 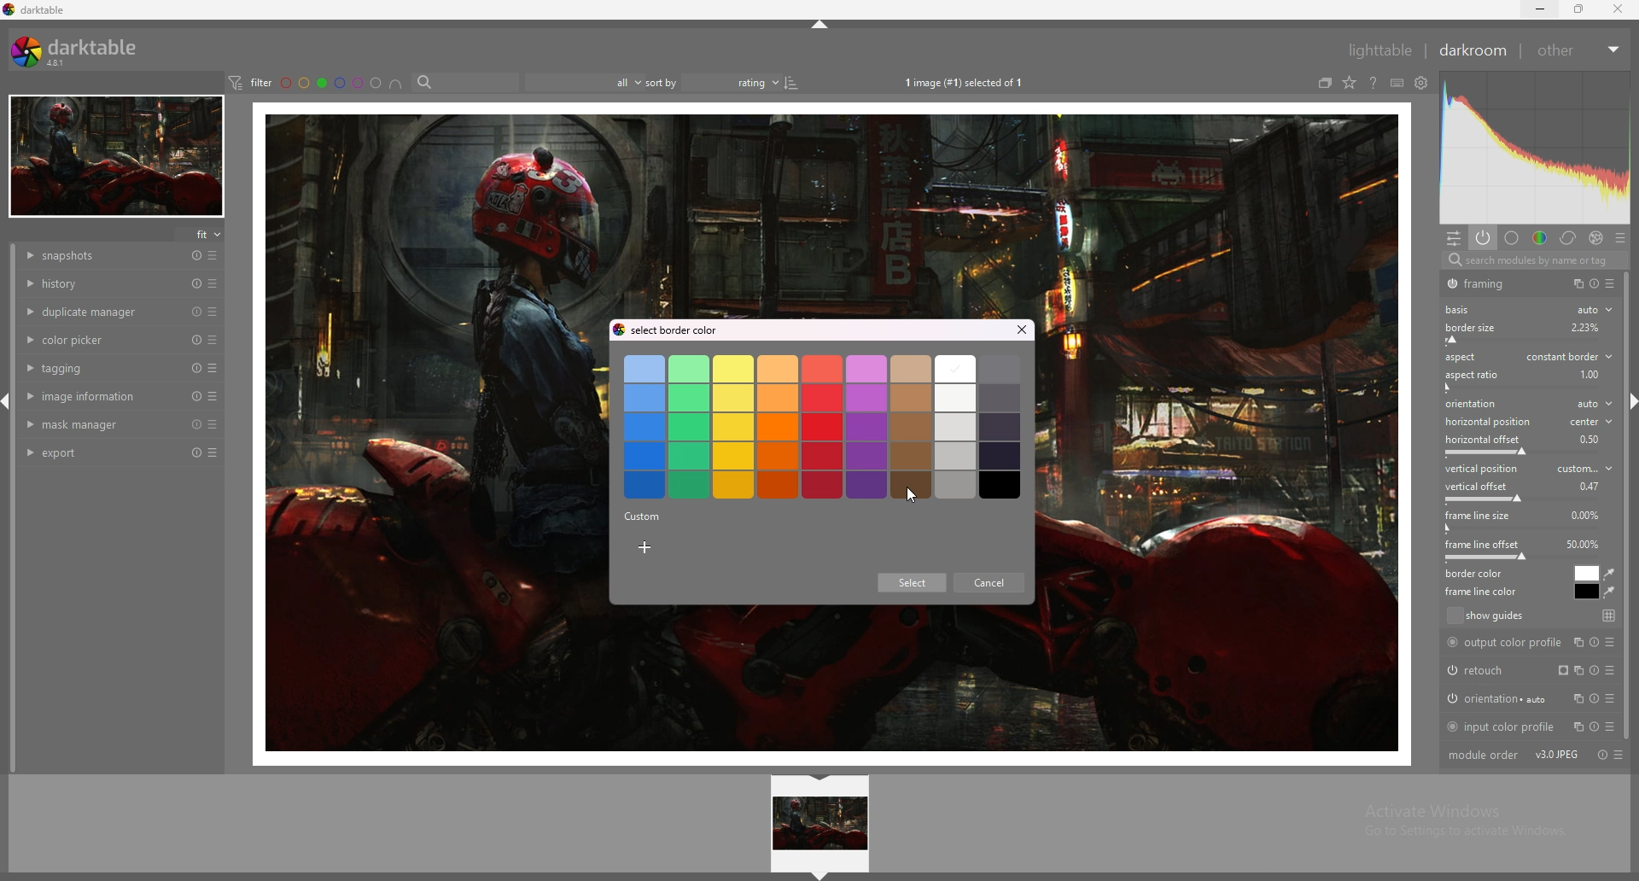 What do you see at coordinates (15, 509) in the screenshot?
I see `scroll bar` at bounding box center [15, 509].